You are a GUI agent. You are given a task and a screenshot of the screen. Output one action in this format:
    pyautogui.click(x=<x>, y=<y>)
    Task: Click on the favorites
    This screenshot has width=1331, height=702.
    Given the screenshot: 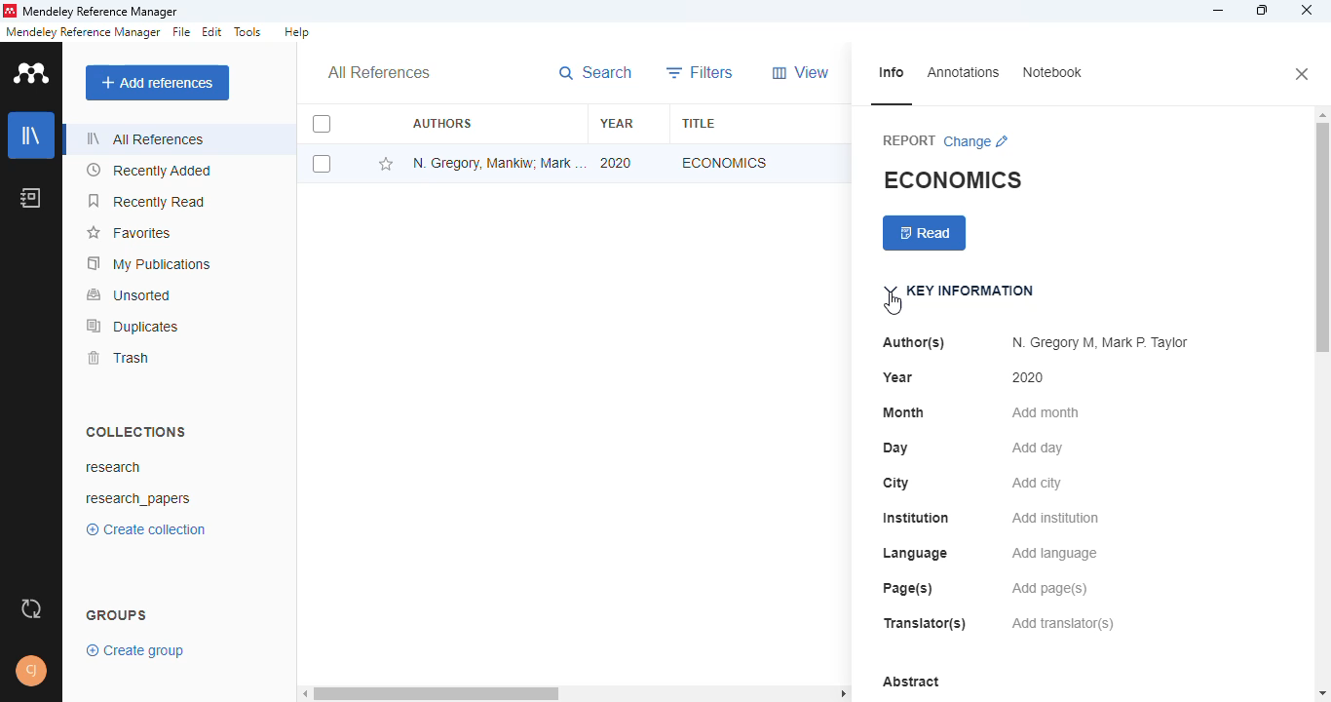 What is the action you would take?
    pyautogui.click(x=128, y=234)
    